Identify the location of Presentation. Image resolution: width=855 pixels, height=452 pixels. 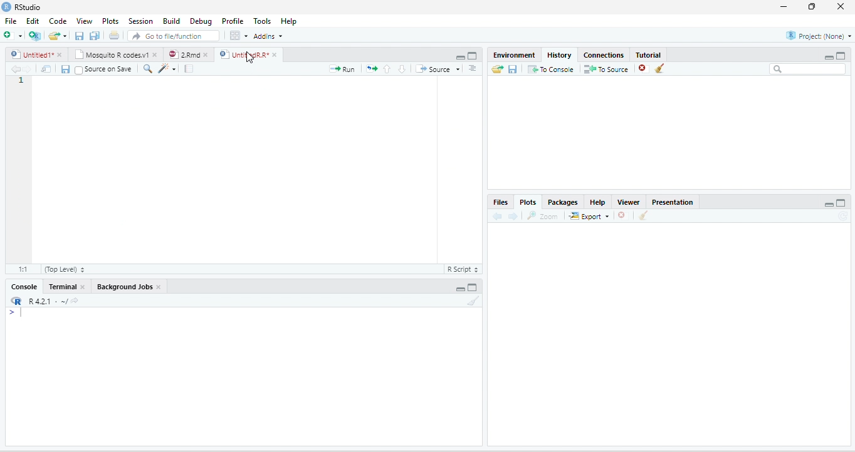
(673, 202).